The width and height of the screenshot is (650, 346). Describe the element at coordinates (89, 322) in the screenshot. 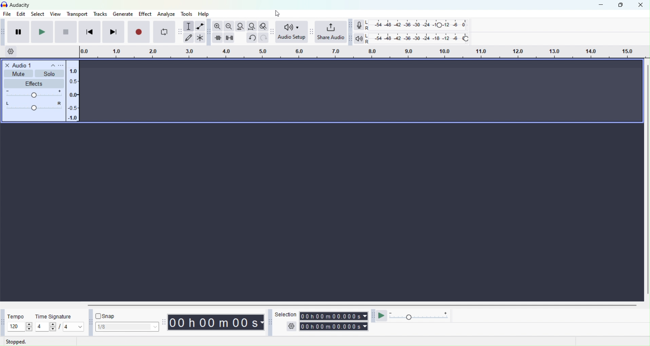

I see `Audacity snapping tool` at that location.